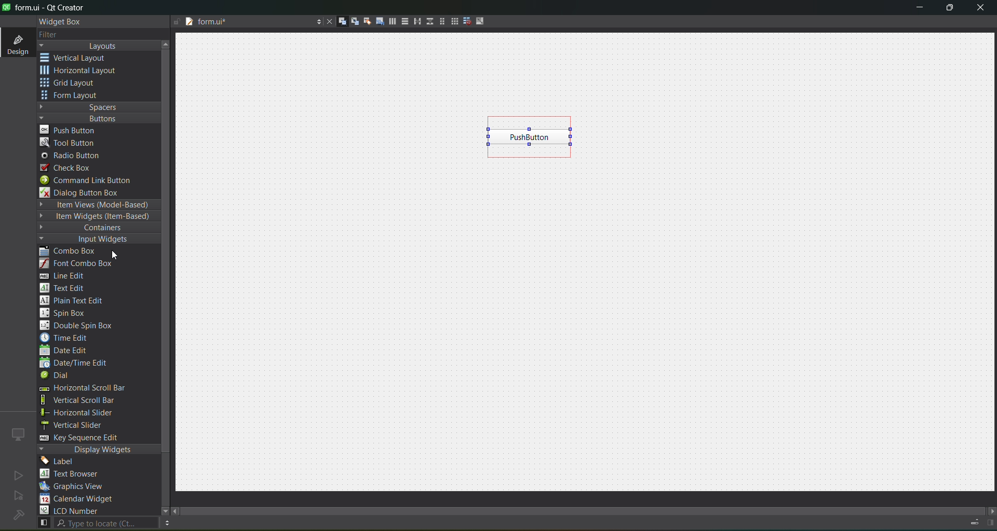 This screenshot has height=531, width=997. What do you see at coordinates (80, 264) in the screenshot?
I see `font combo box` at bounding box center [80, 264].